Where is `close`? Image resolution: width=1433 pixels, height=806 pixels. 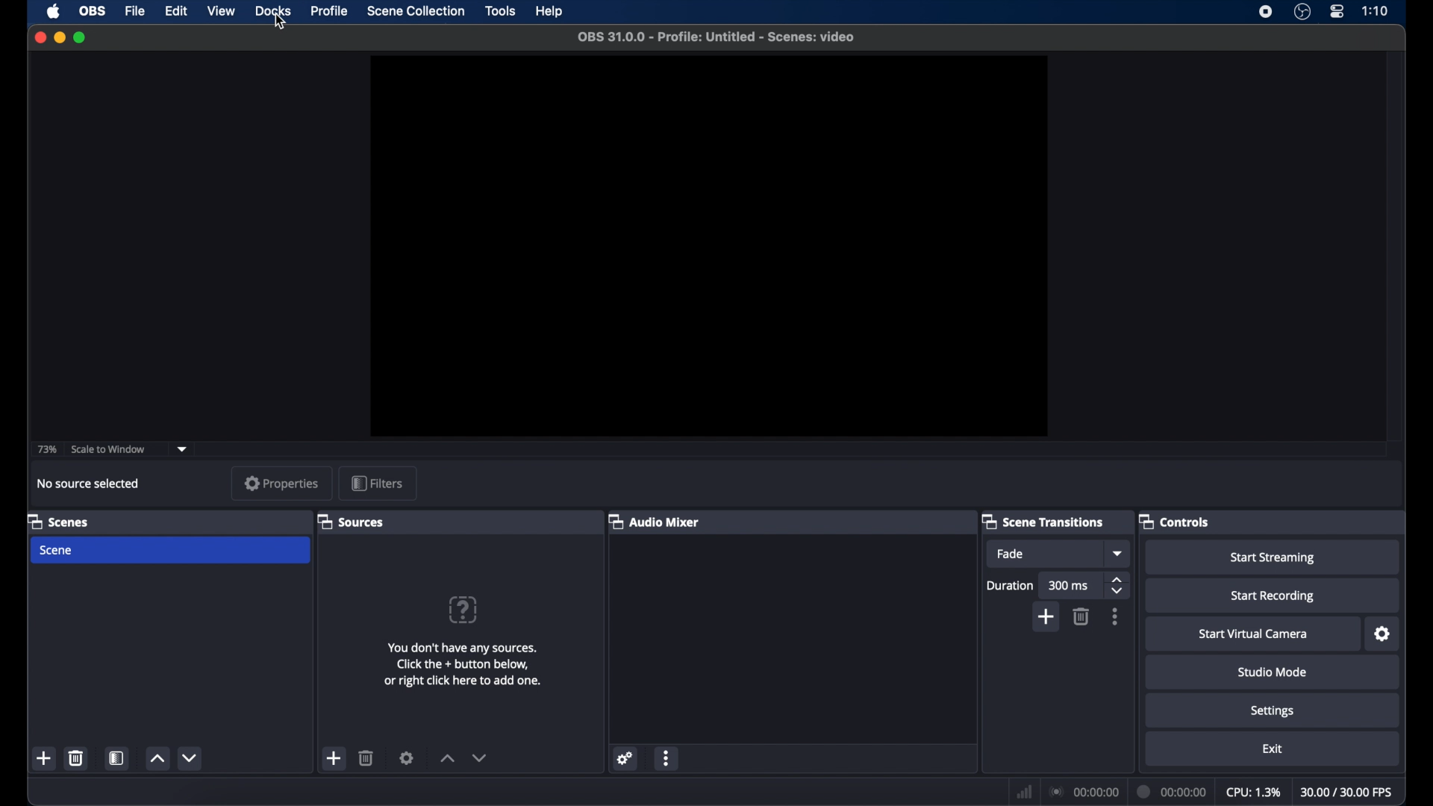 close is located at coordinates (40, 37).